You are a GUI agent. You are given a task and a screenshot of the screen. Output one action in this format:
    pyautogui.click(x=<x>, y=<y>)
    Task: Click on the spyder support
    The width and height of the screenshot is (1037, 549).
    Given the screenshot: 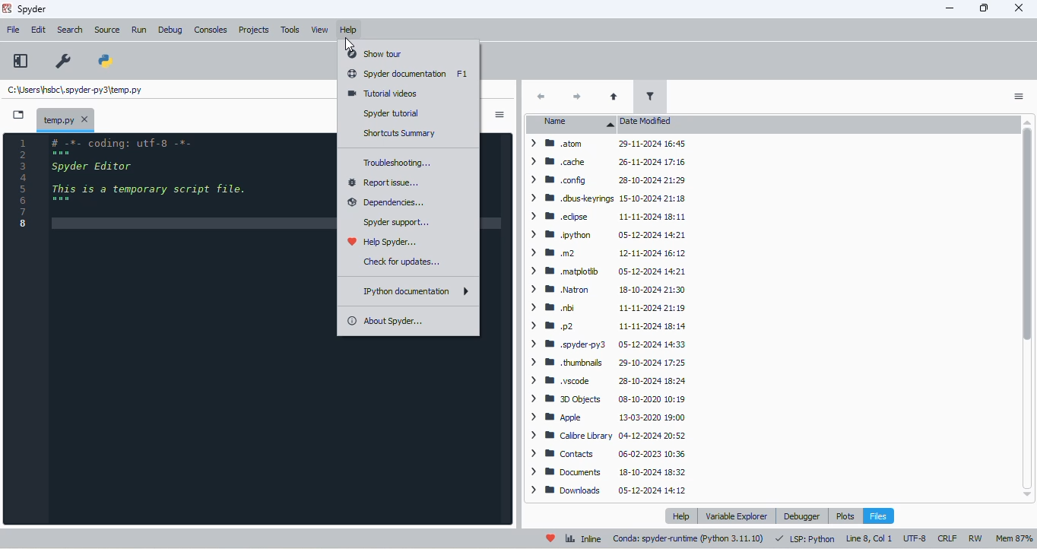 What is the action you would take?
    pyautogui.click(x=397, y=222)
    